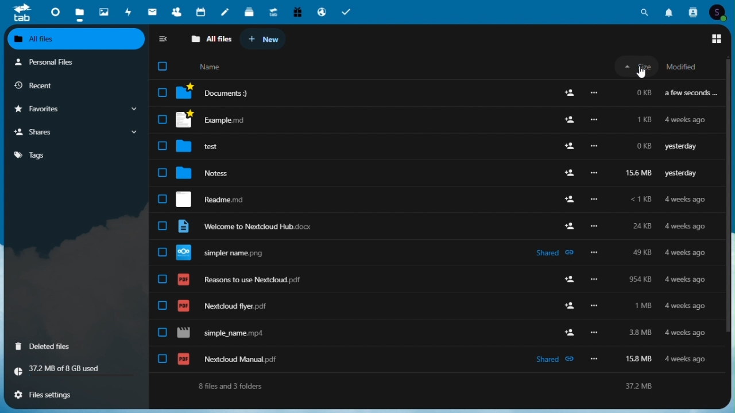 This screenshot has height=413, width=735. I want to click on personal files, so click(76, 62).